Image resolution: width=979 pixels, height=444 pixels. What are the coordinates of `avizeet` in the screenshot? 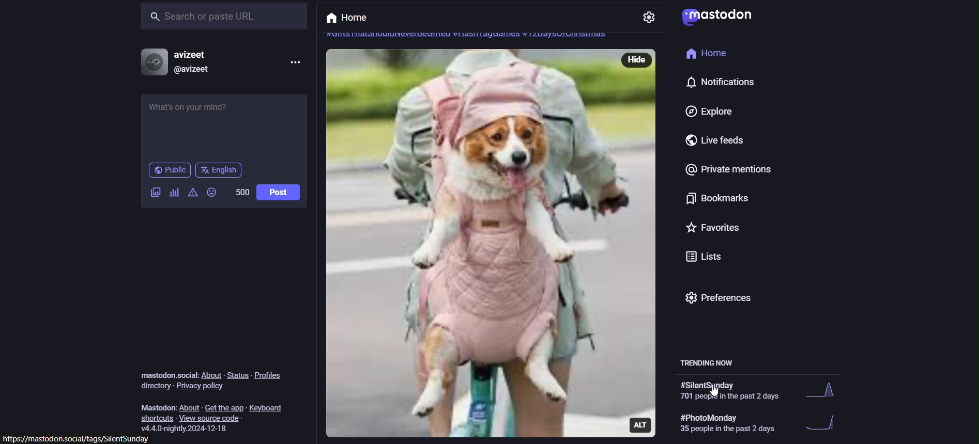 It's located at (198, 55).